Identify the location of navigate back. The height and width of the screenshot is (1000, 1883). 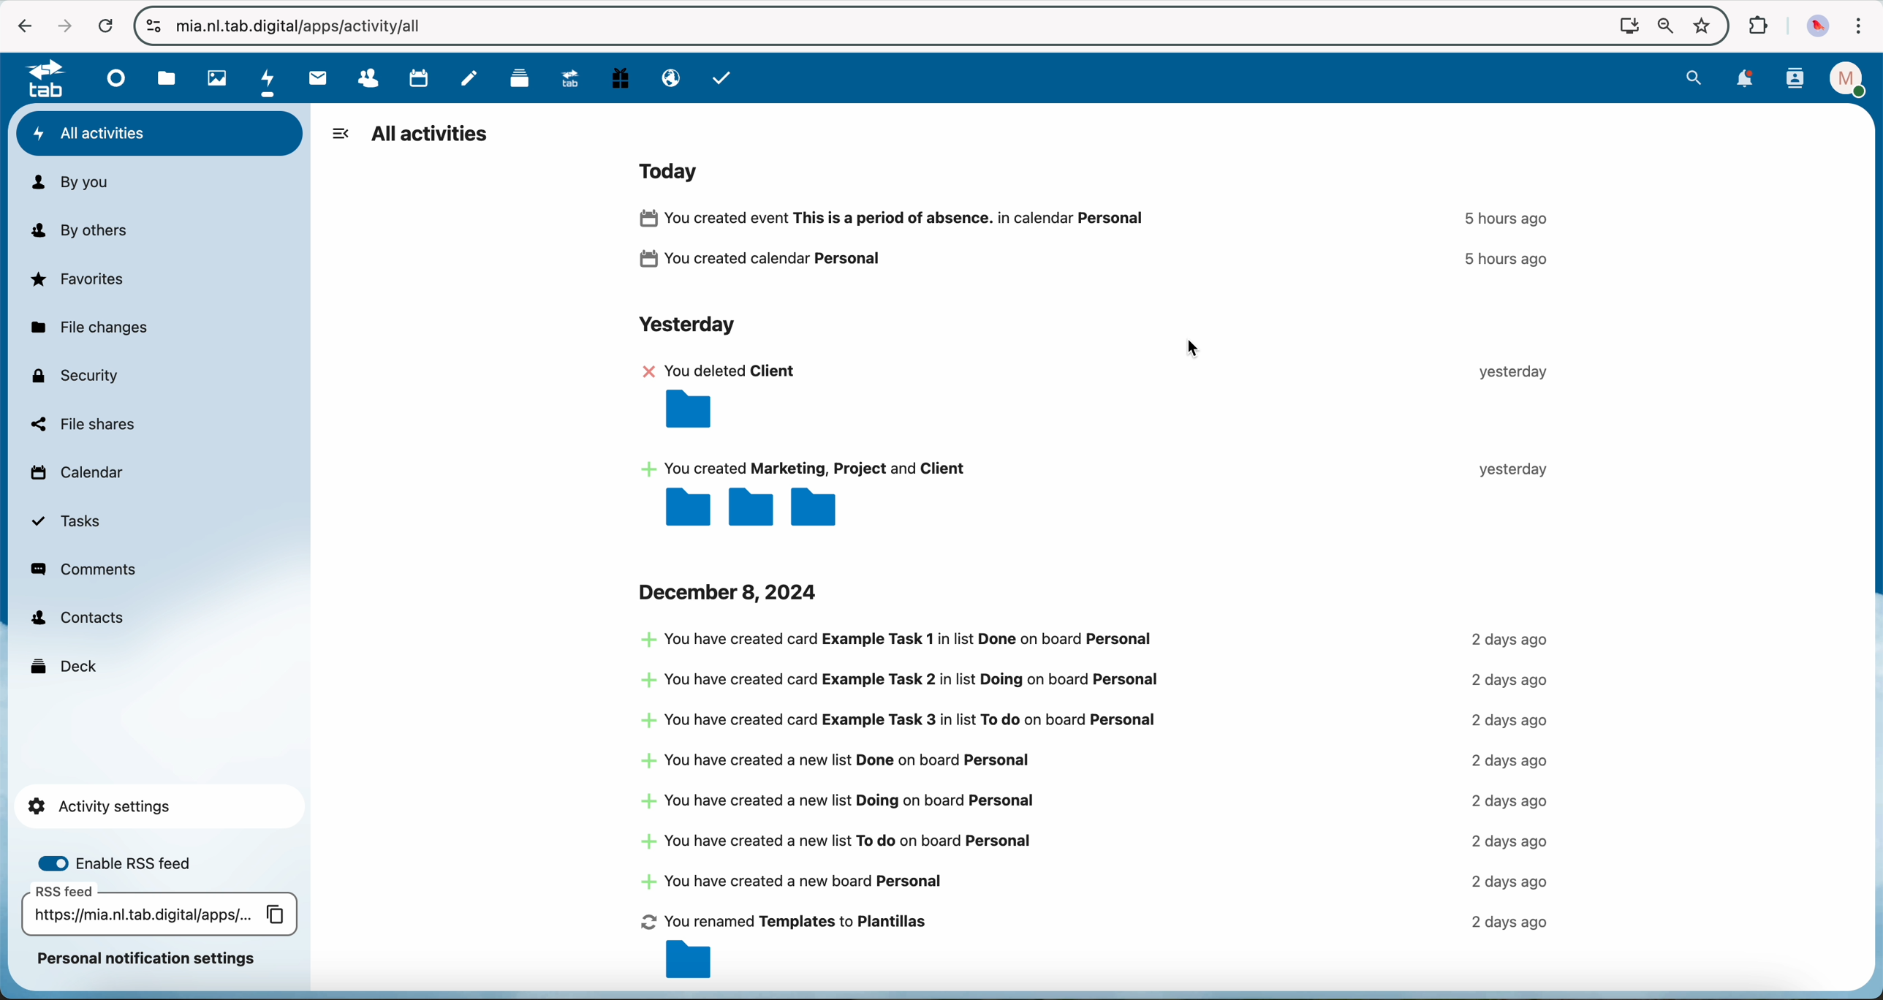
(18, 26).